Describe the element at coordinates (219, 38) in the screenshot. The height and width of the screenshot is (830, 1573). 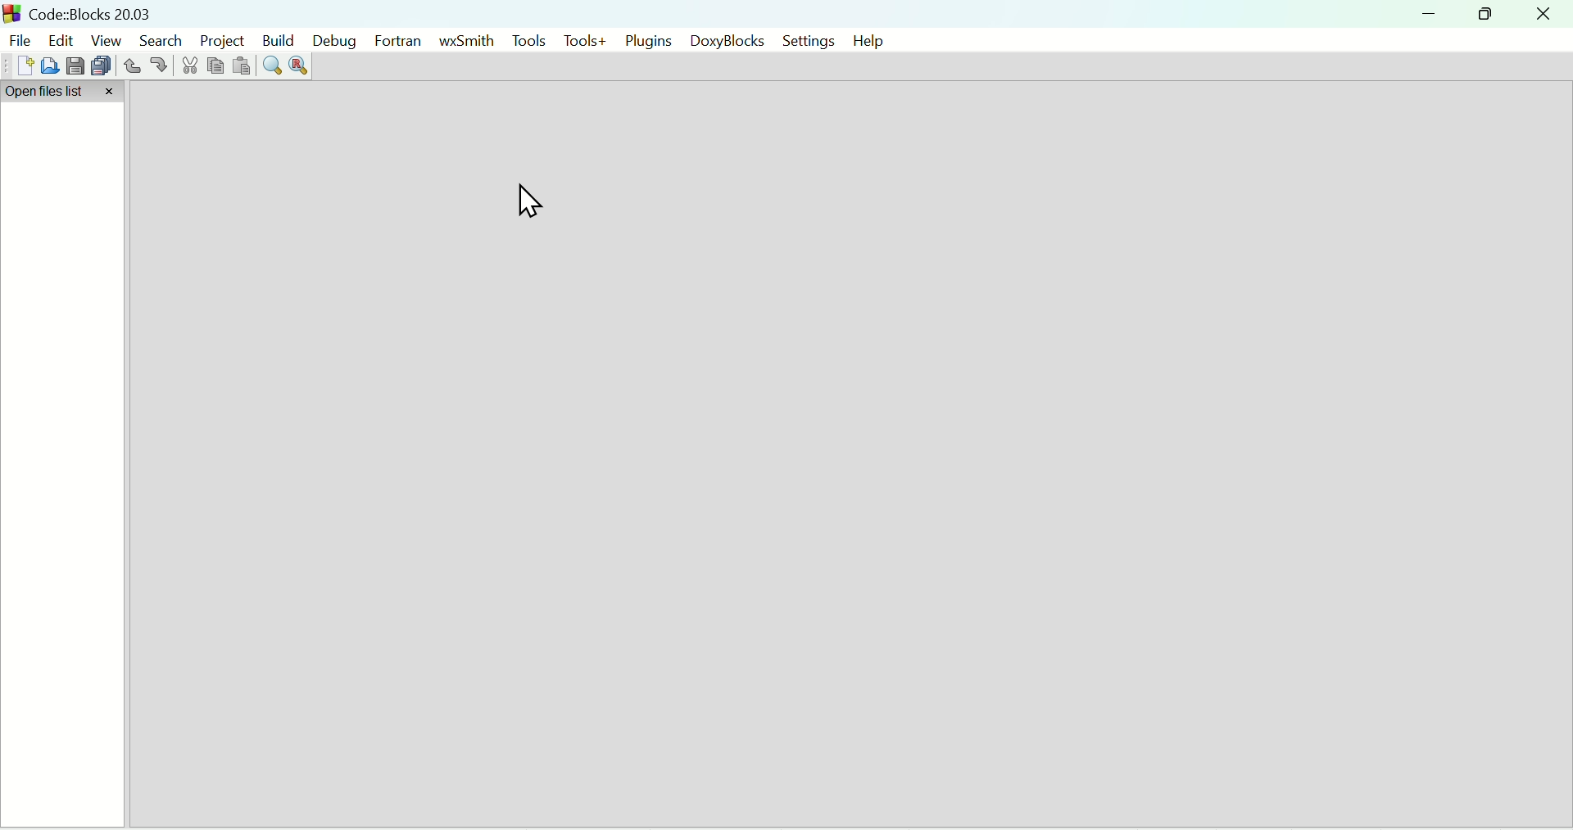
I see `Project` at that location.